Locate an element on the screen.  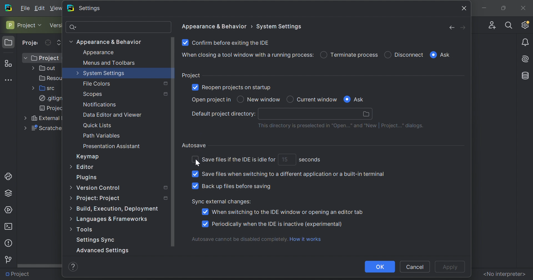
Close is located at coordinates (523, 7).